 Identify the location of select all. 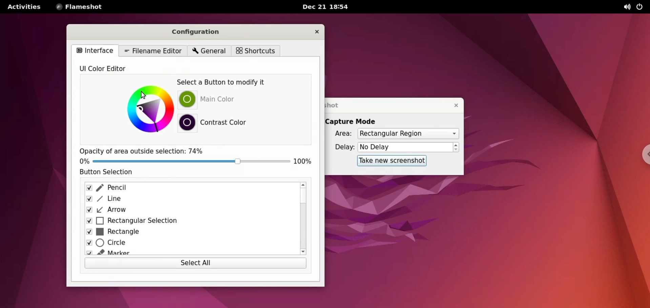
(196, 265).